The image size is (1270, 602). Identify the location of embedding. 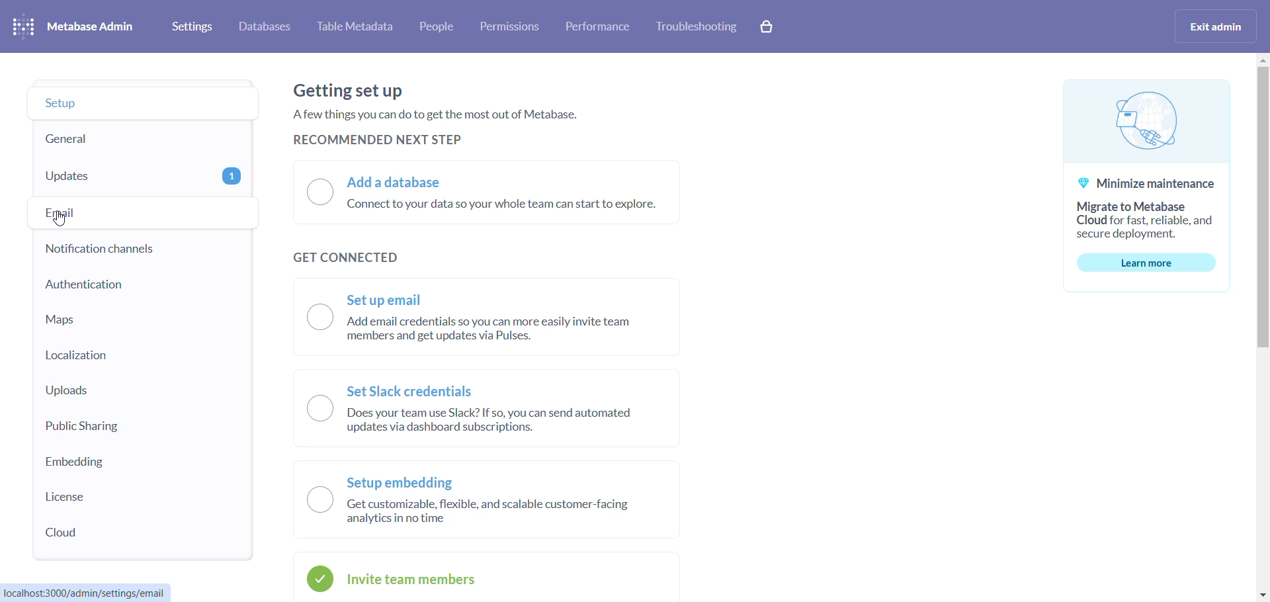
(122, 465).